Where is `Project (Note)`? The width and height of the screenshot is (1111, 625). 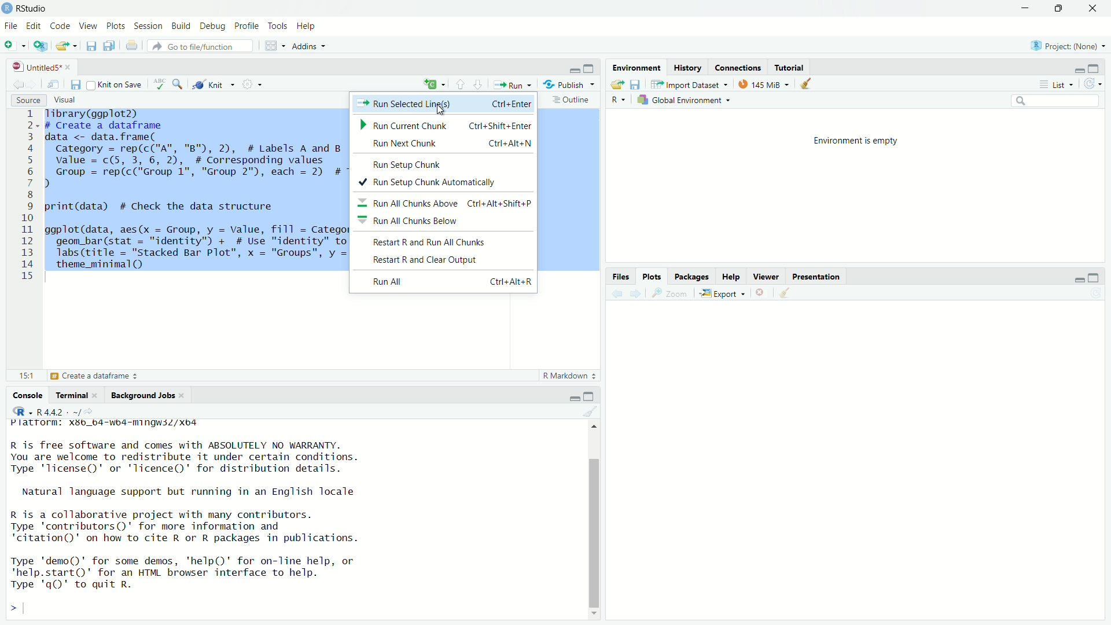
Project (Note) is located at coordinates (1069, 44).